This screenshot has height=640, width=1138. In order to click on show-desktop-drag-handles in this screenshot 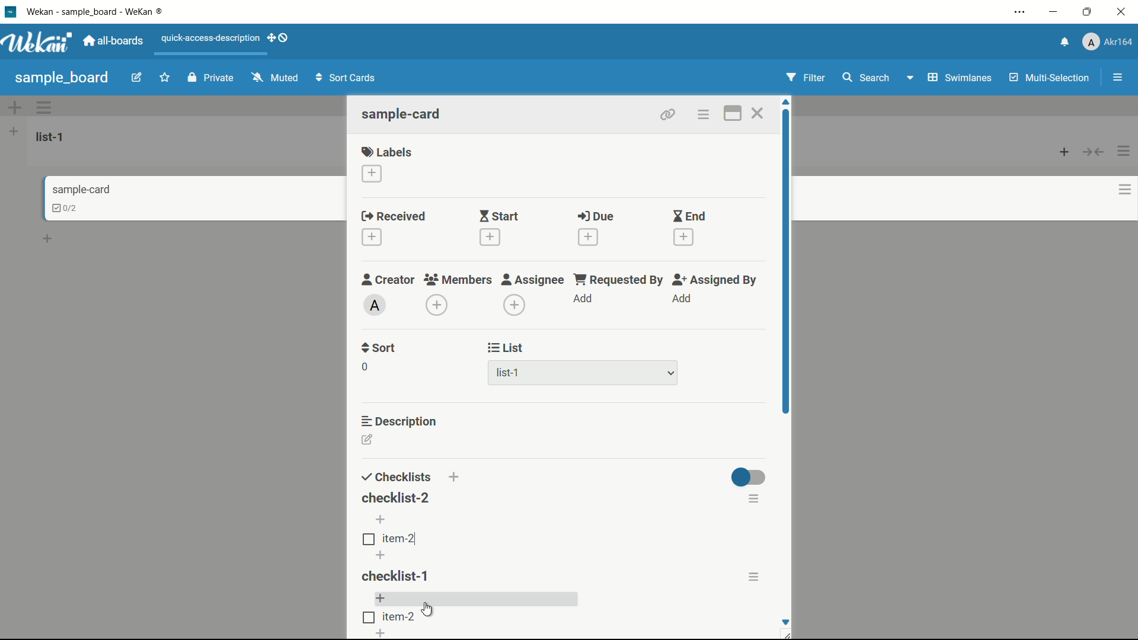, I will do `click(280, 37)`.